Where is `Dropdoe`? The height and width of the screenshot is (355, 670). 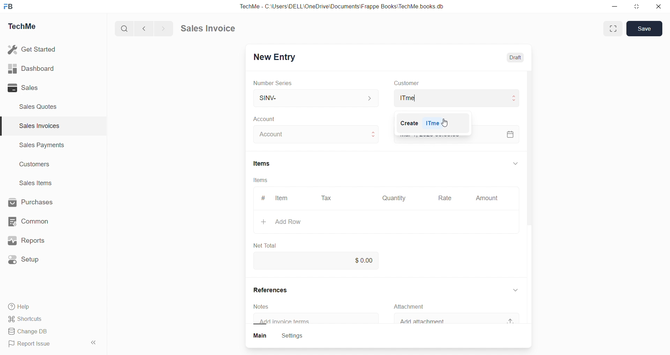 Dropdoe is located at coordinates (518, 289).